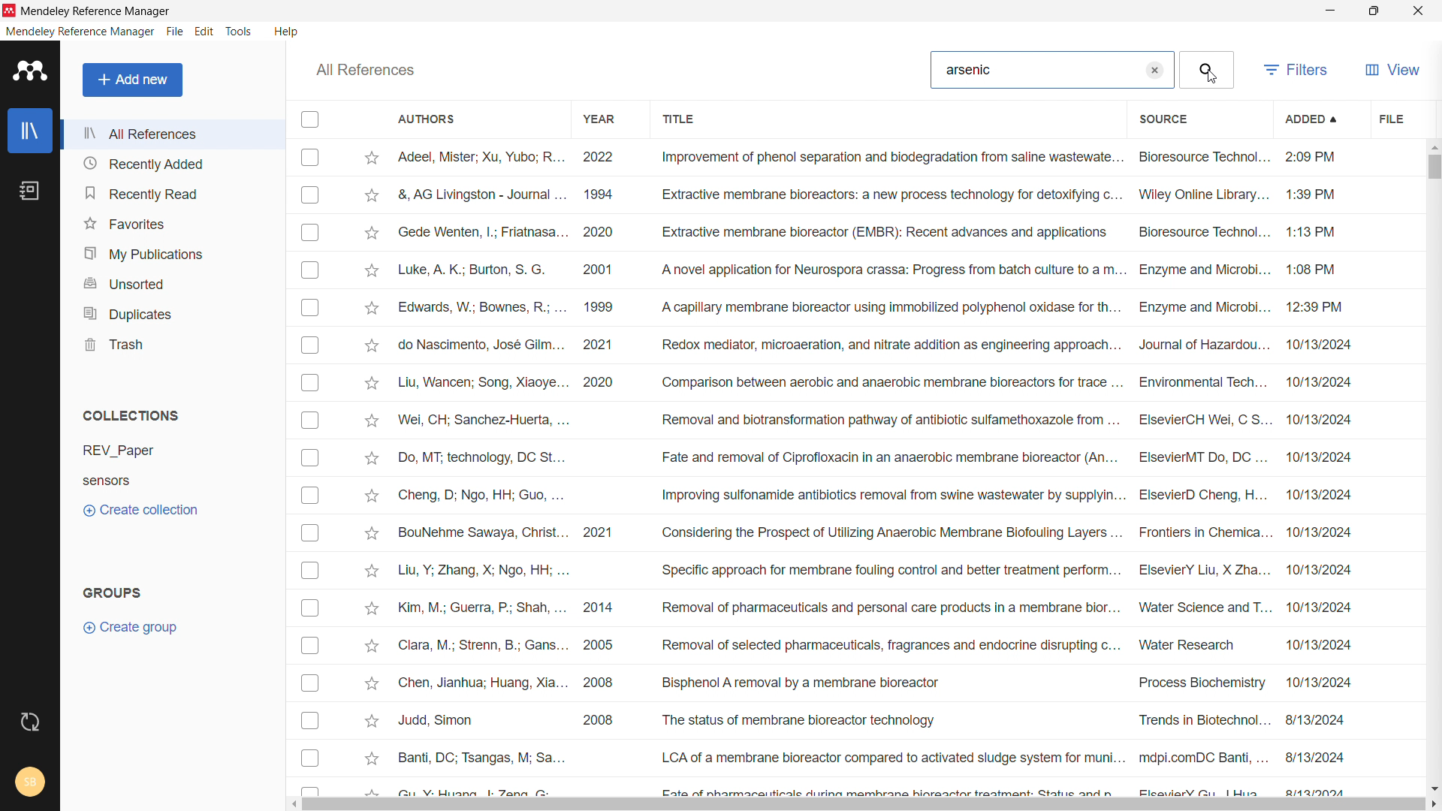  What do you see at coordinates (367, 69) in the screenshot?
I see `all references` at bounding box center [367, 69].